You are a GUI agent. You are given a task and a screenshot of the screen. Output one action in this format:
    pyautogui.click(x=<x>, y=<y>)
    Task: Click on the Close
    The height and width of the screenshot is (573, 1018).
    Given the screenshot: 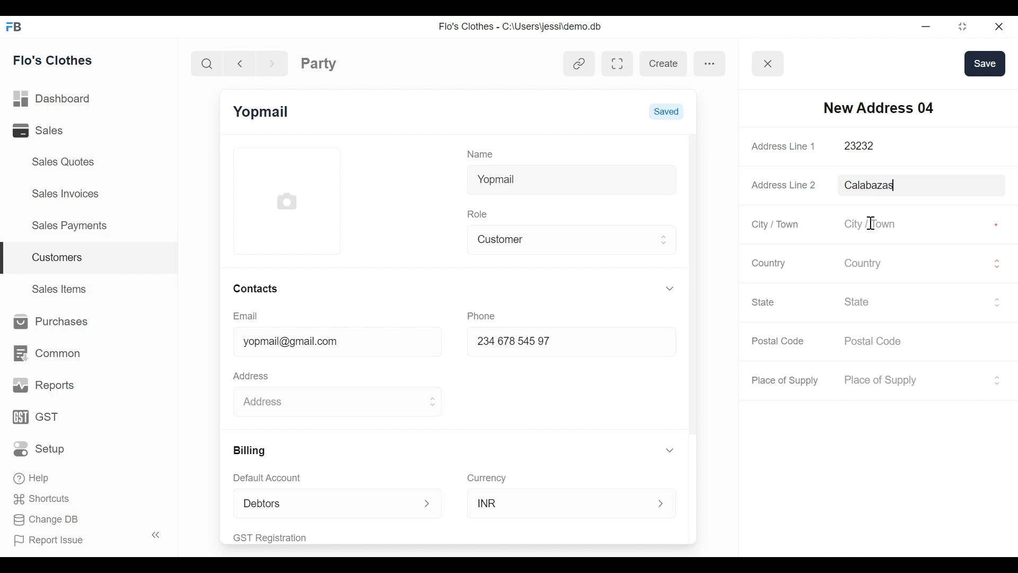 What is the action you would take?
    pyautogui.click(x=997, y=26)
    